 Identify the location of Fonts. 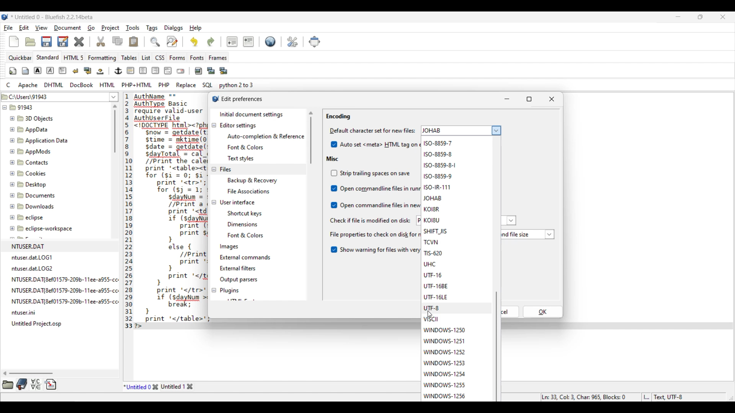
(197, 58).